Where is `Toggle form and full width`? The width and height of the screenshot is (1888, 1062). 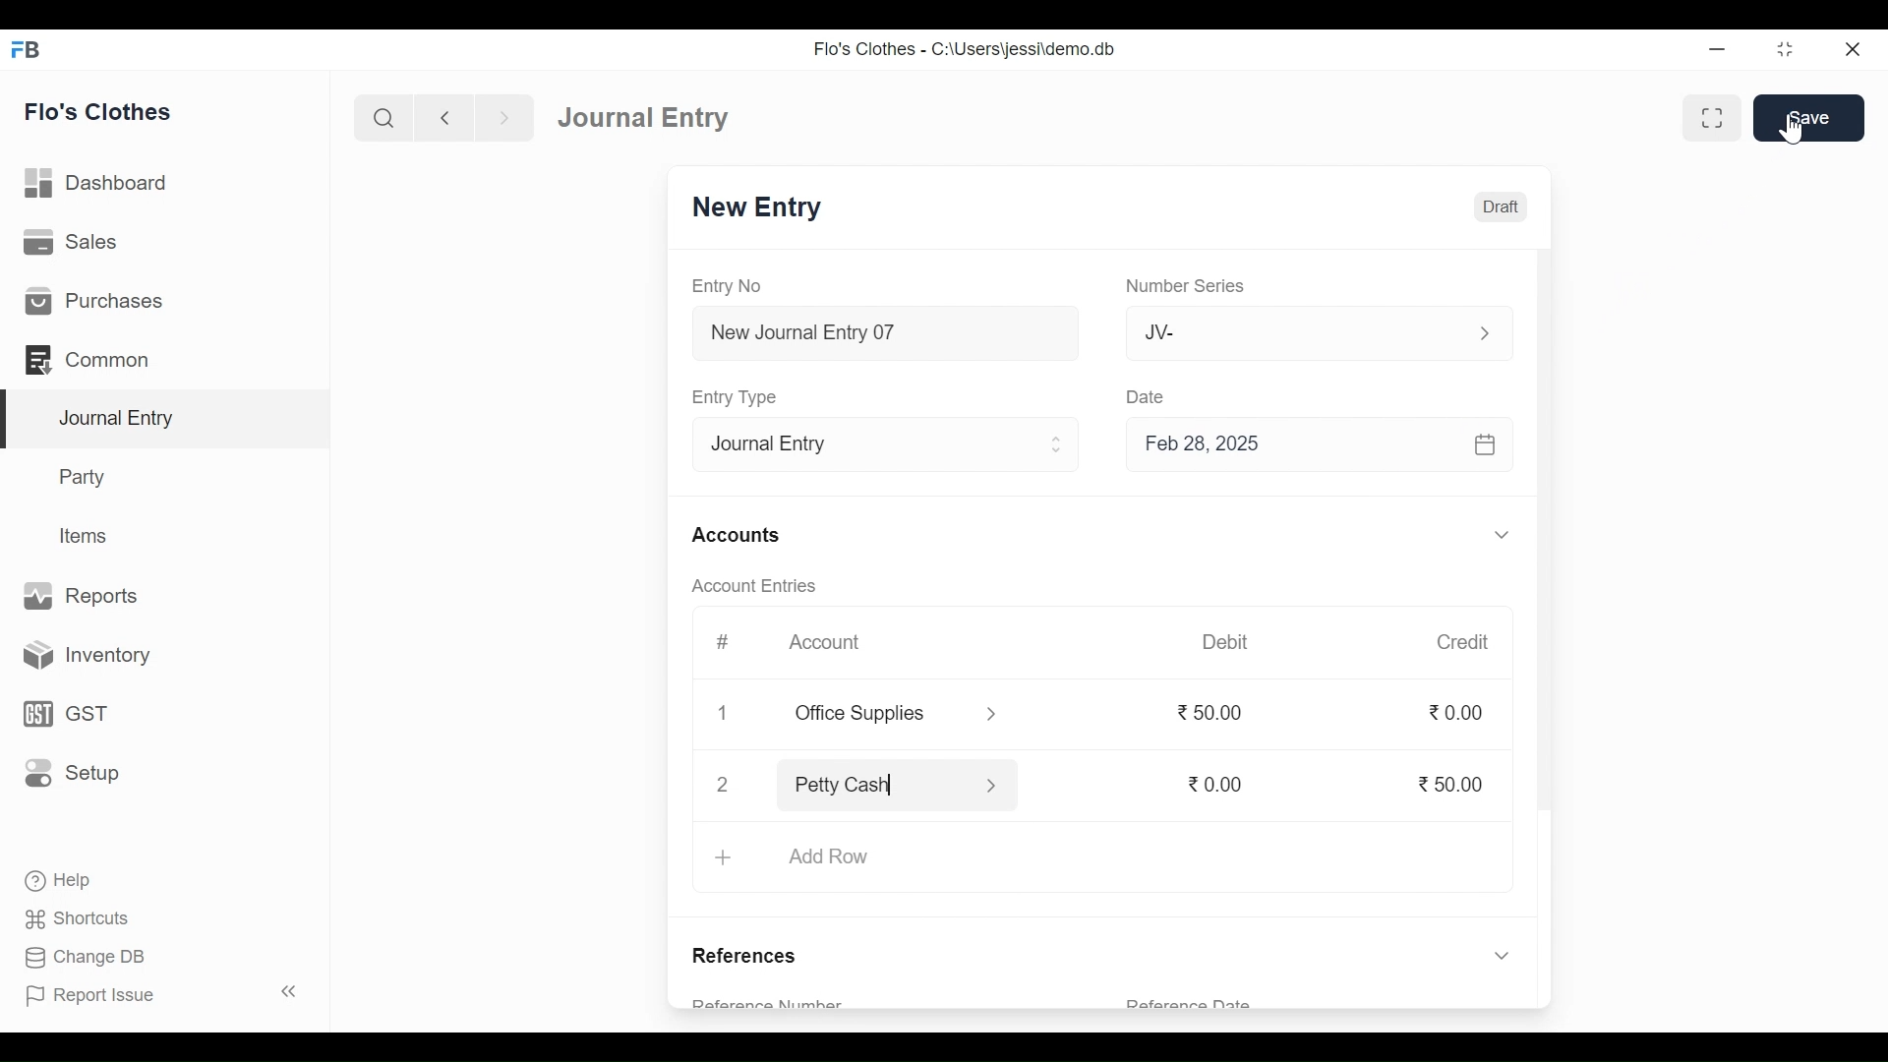 Toggle form and full width is located at coordinates (1712, 119).